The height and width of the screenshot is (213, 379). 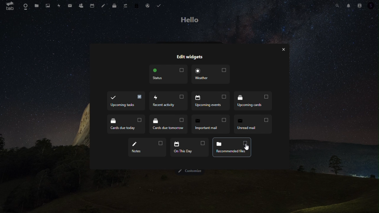 I want to click on mail, so click(x=70, y=6).